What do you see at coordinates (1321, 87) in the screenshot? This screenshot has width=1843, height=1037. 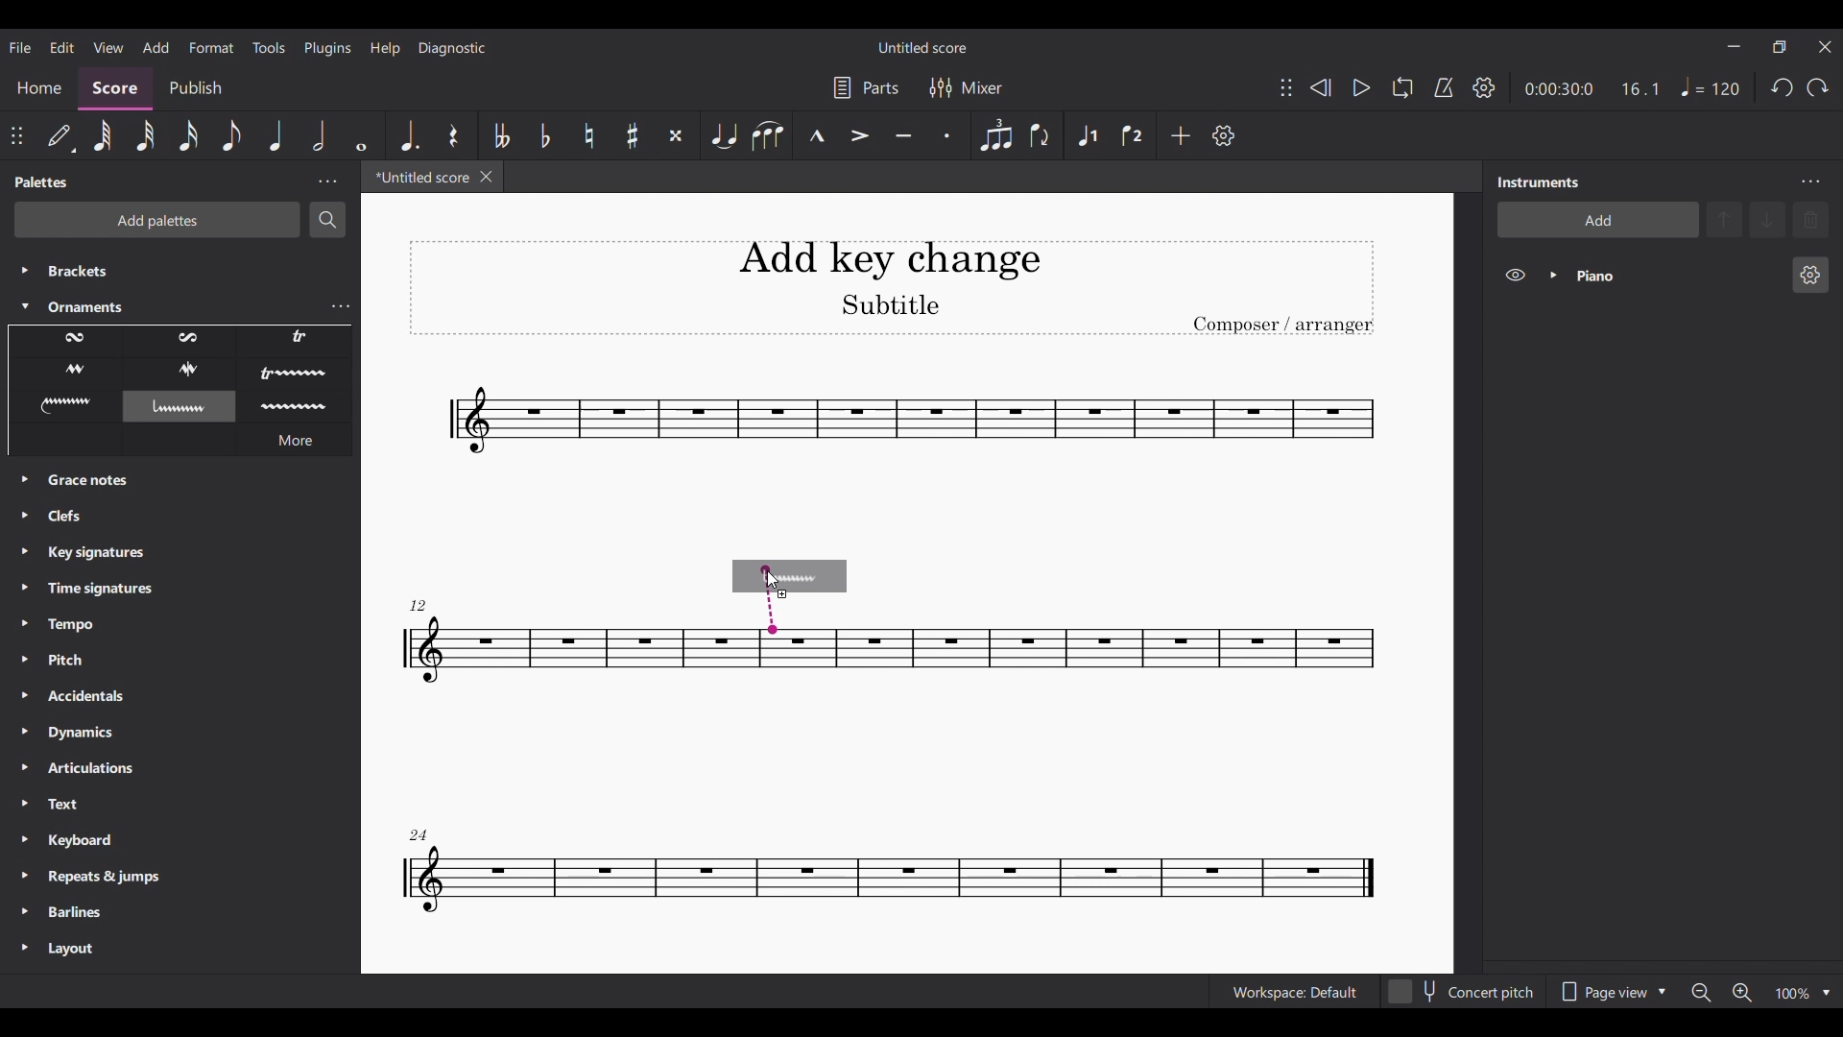 I see `Rewind` at bounding box center [1321, 87].